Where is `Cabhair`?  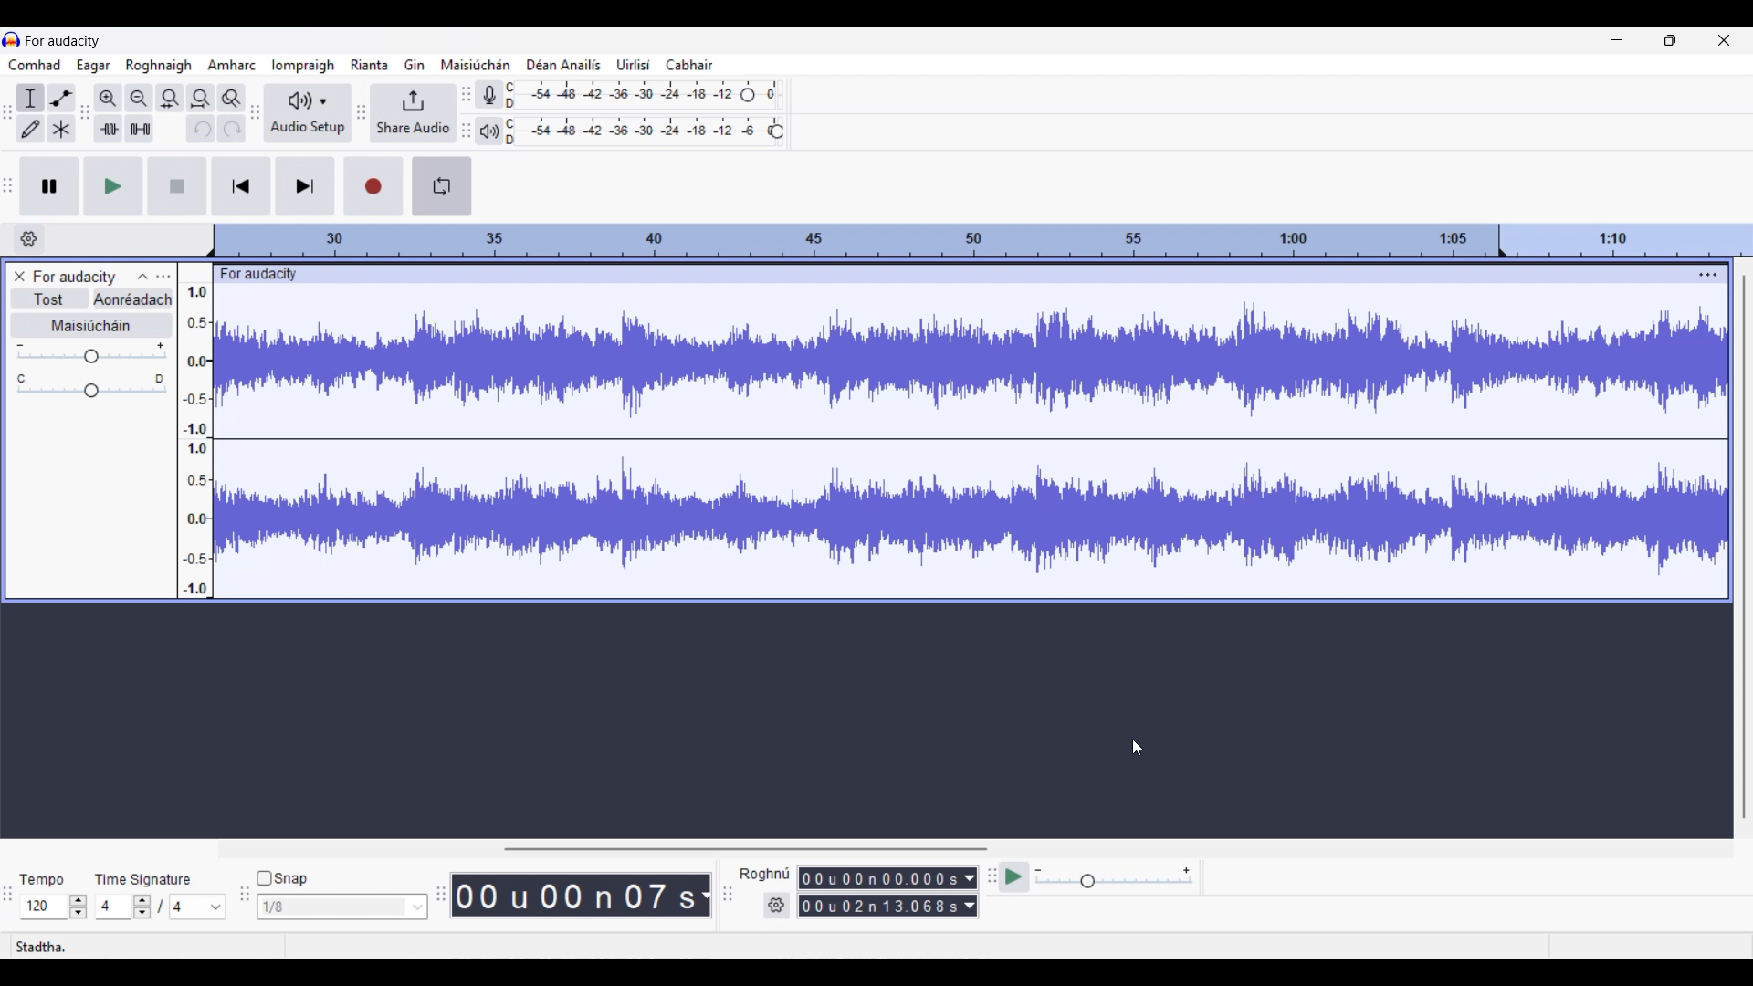
Cabhair is located at coordinates (688, 64).